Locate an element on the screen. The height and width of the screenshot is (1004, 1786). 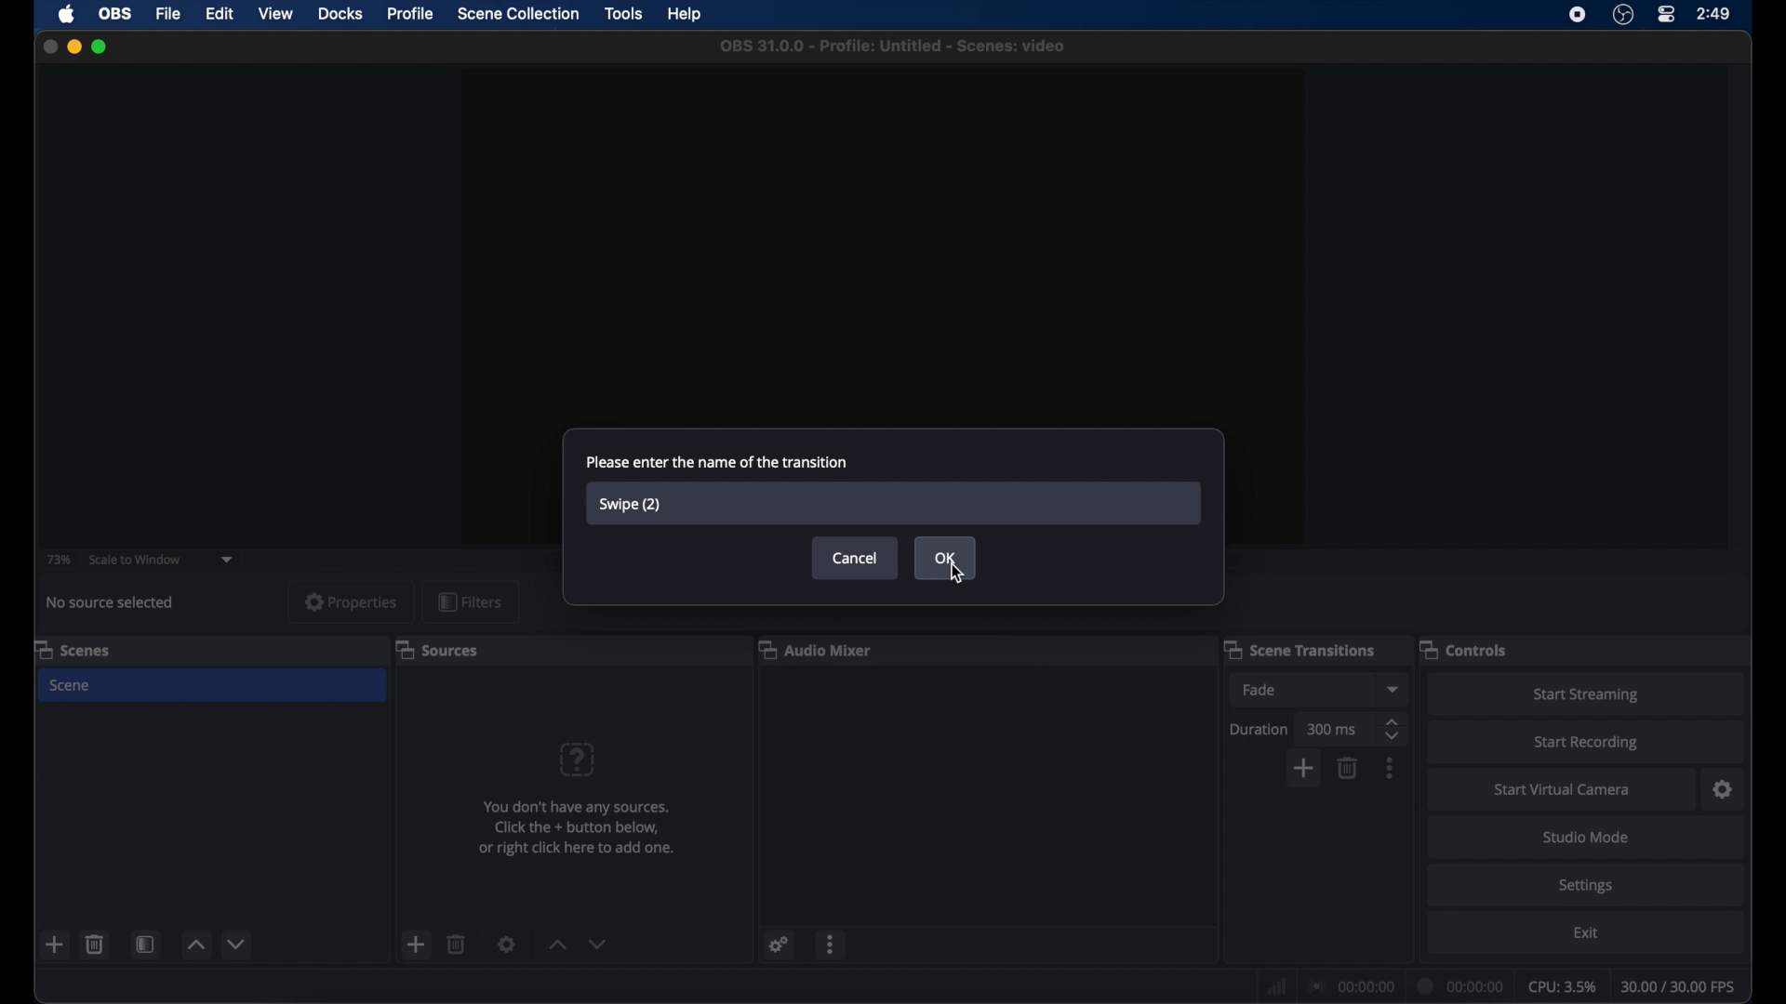
moreoptions is located at coordinates (1390, 768).